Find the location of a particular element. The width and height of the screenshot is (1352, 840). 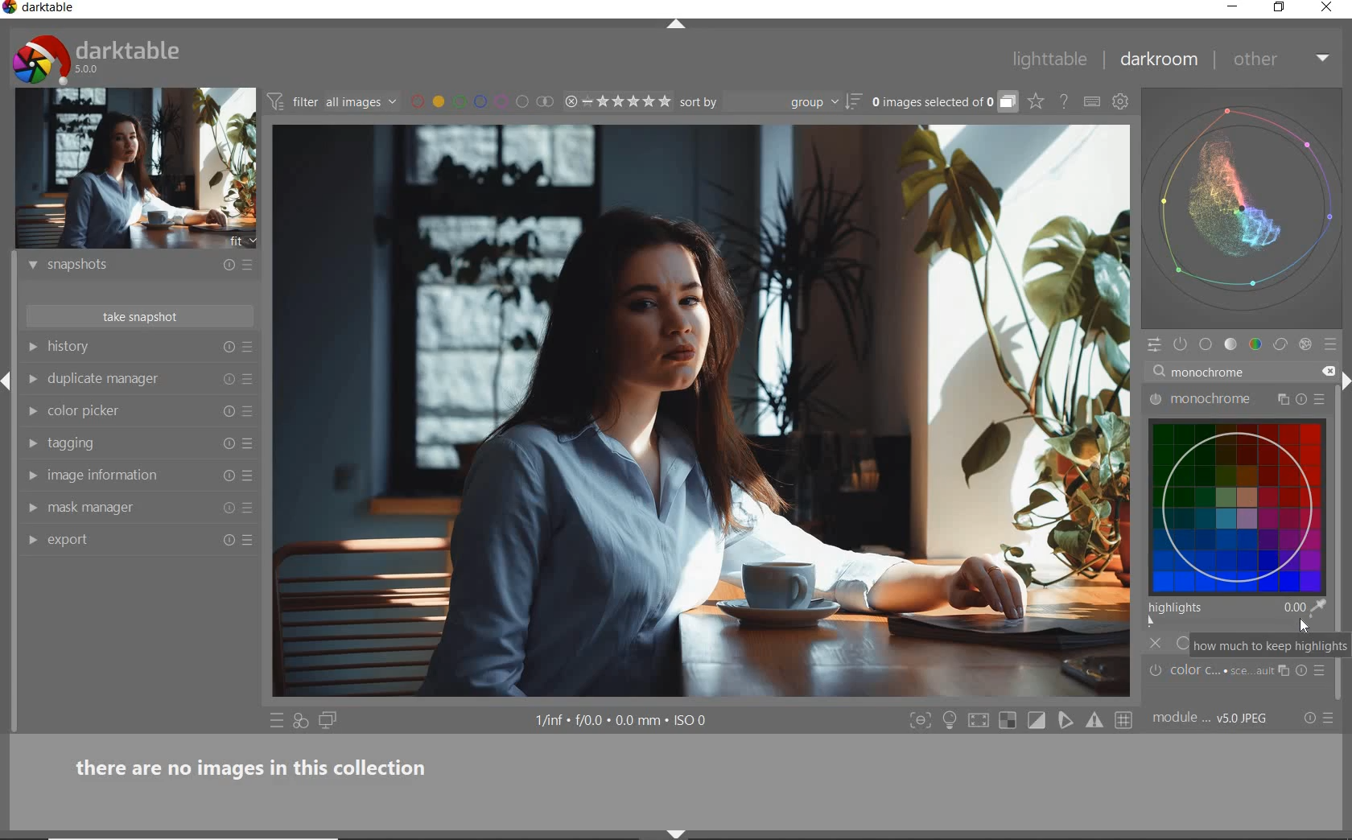

base is located at coordinates (1206, 346).